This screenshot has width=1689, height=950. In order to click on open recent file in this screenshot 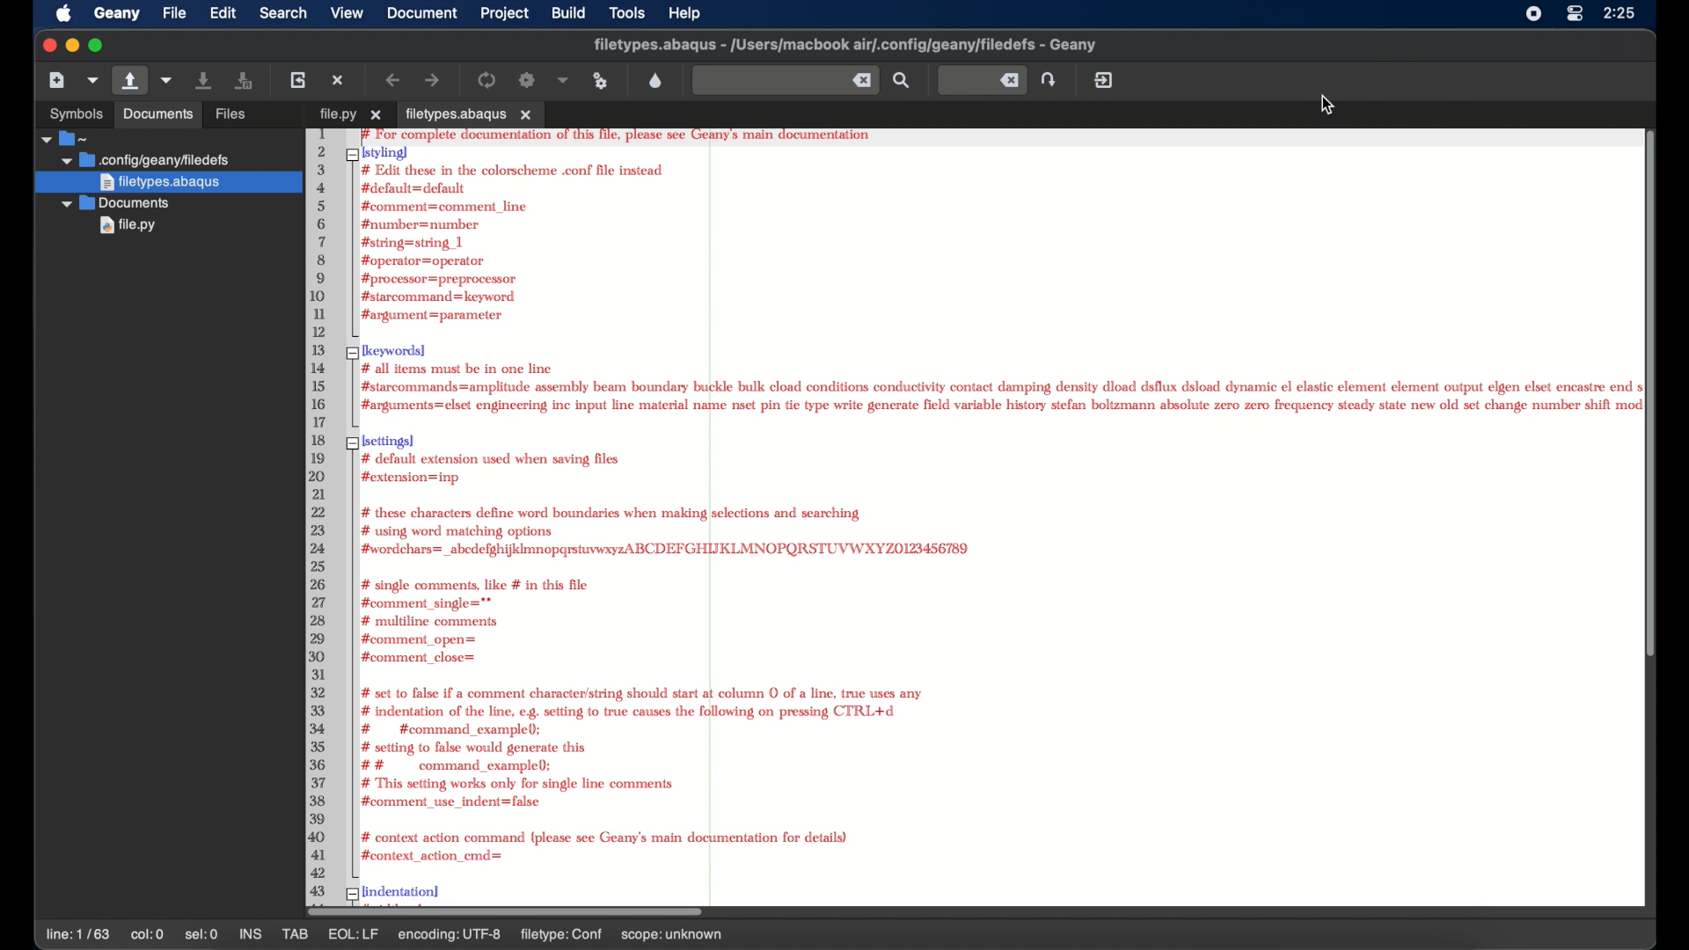, I will do `click(168, 81)`.